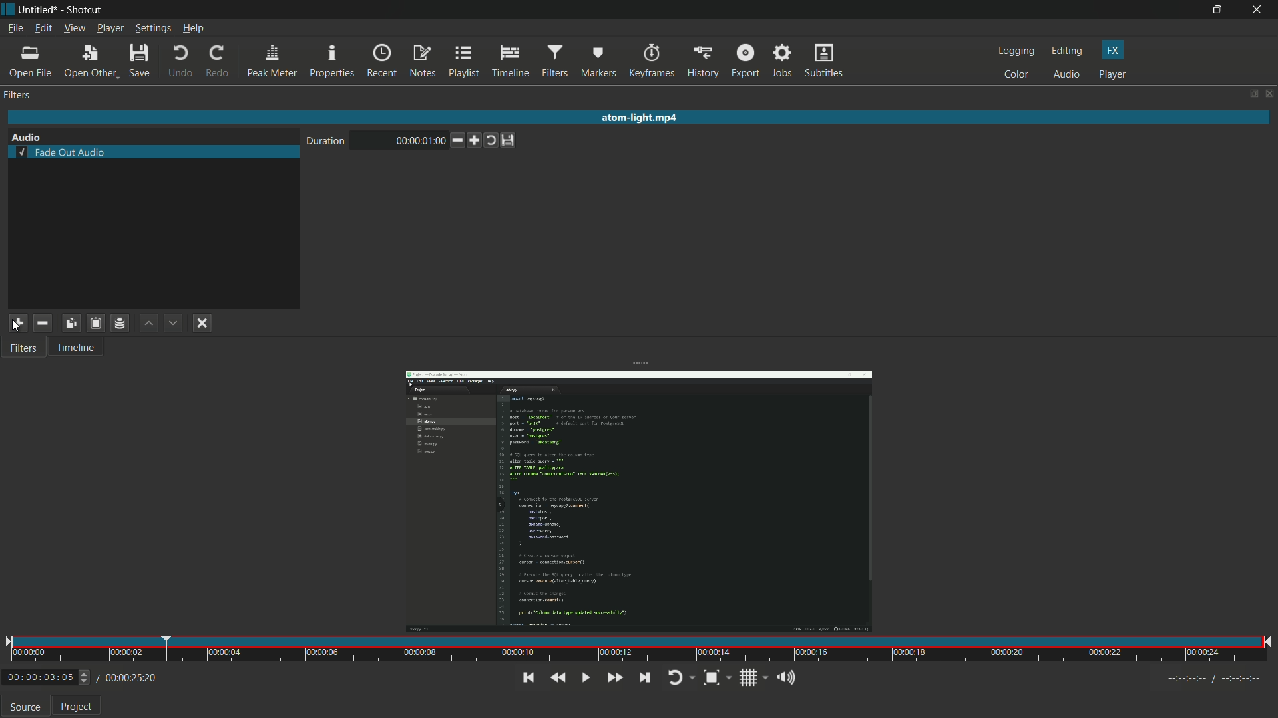 The width and height of the screenshot is (1278, 718). I want to click on deselect the filter, so click(202, 324).